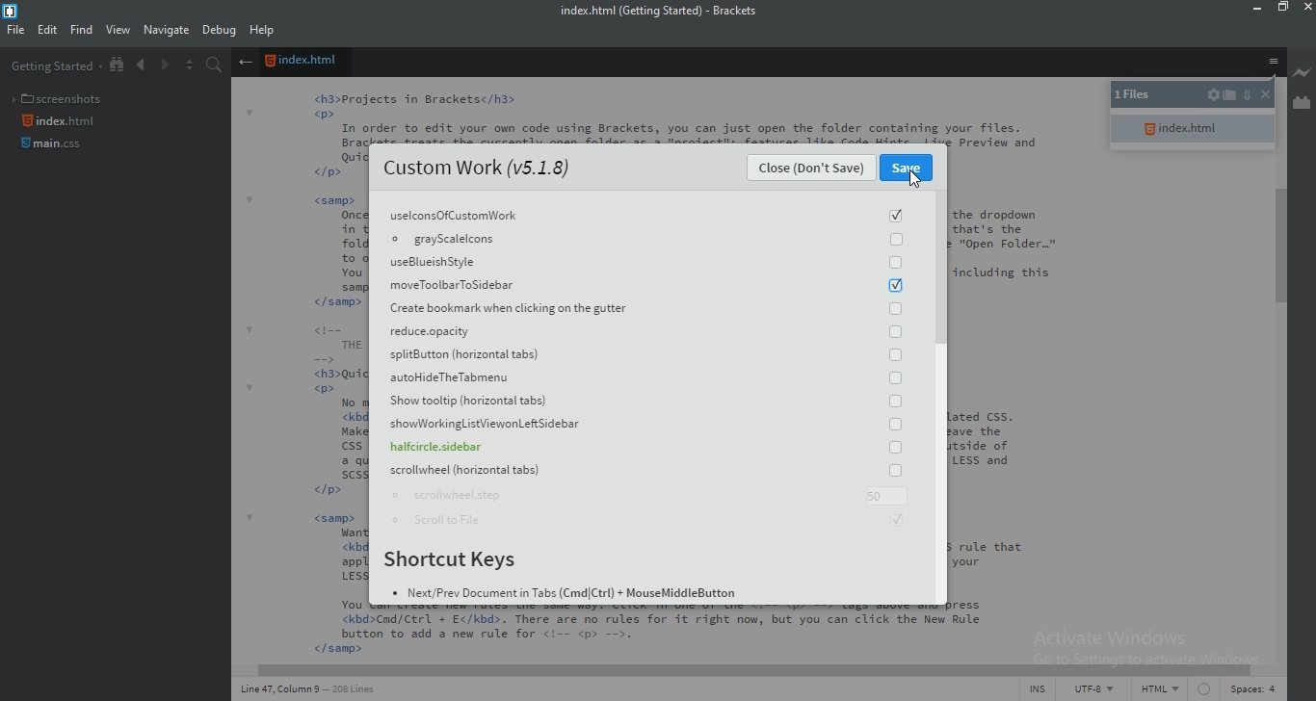 This screenshot has width=1316, height=701. Describe the element at coordinates (1202, 691) in the screenshot. I see `circle` at that location.